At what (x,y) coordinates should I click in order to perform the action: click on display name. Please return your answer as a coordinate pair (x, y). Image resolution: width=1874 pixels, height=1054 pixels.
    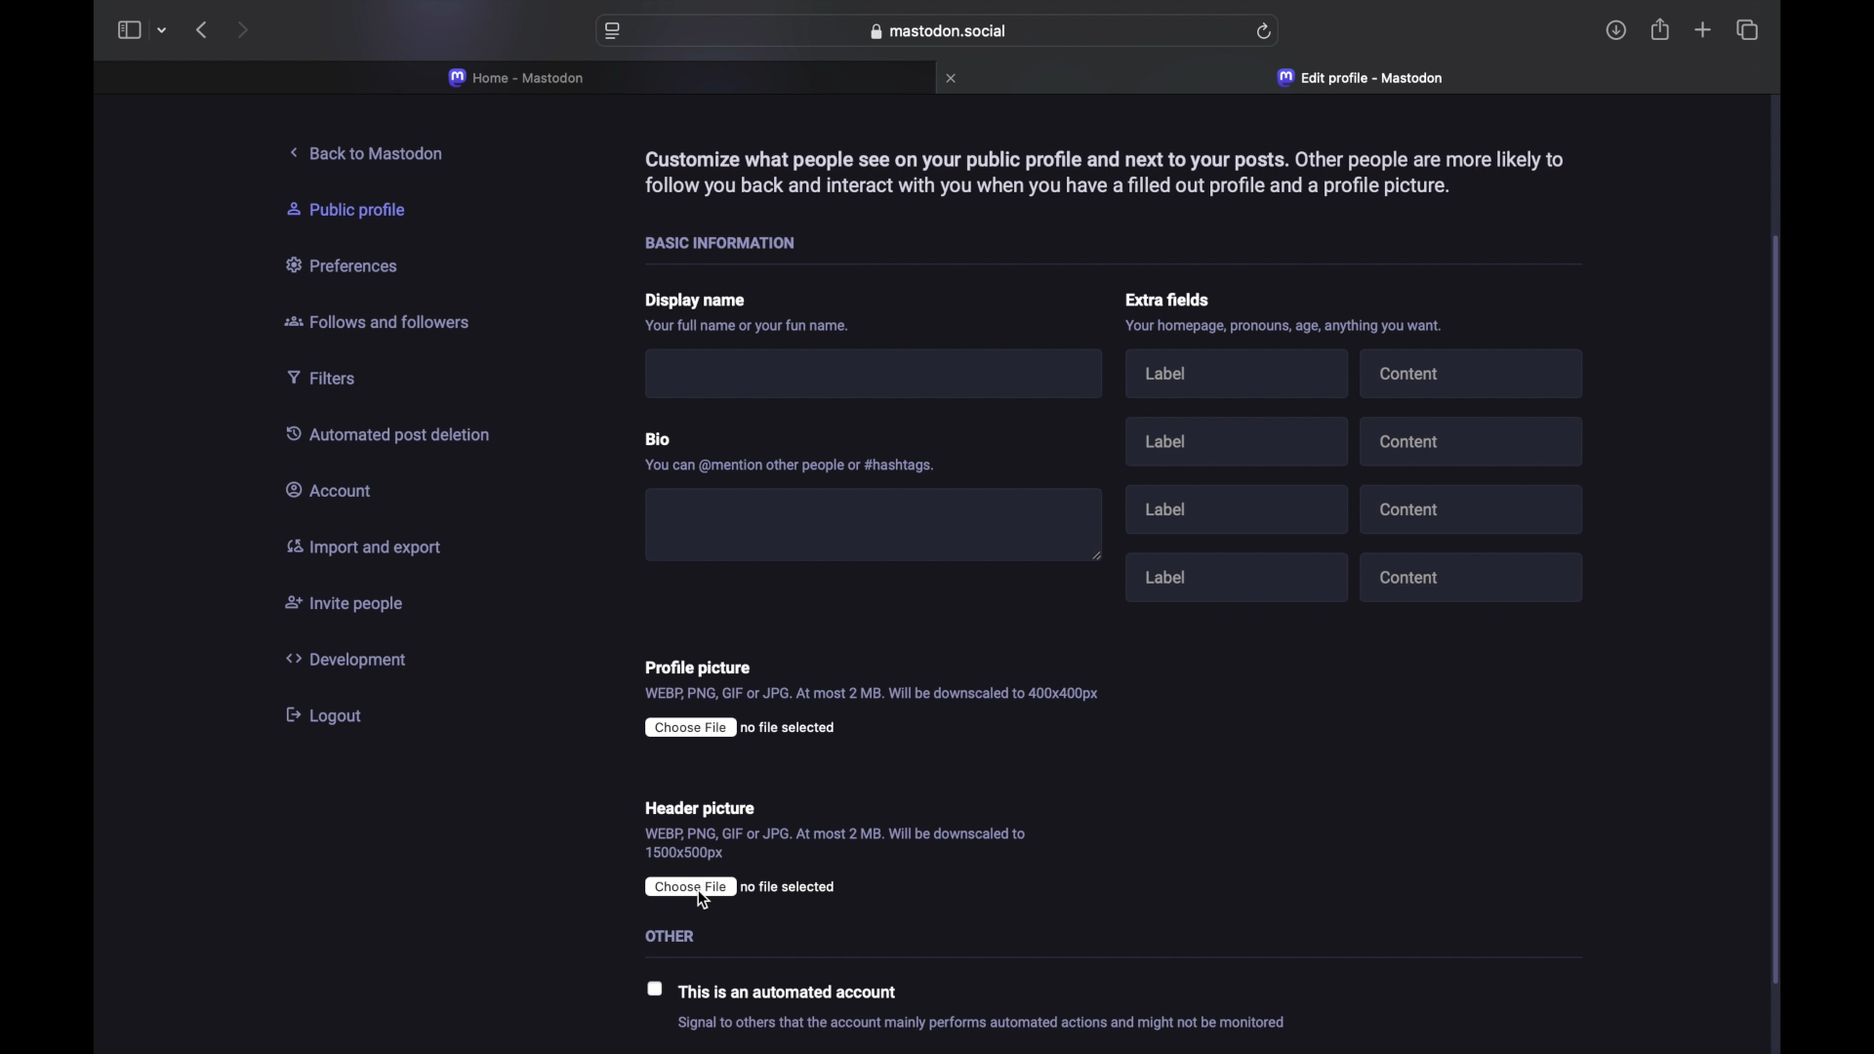
    Looking at the image, I should click on (698, 303).